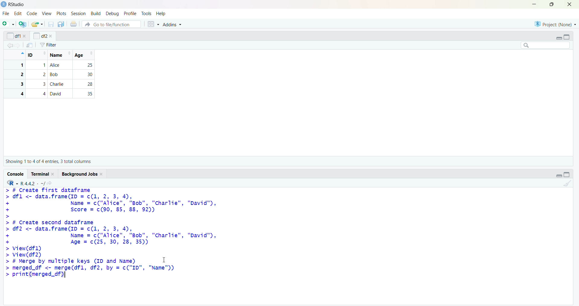  Describe the element at coordinates (96, 14) in the screenshot. I see `build` at that location.